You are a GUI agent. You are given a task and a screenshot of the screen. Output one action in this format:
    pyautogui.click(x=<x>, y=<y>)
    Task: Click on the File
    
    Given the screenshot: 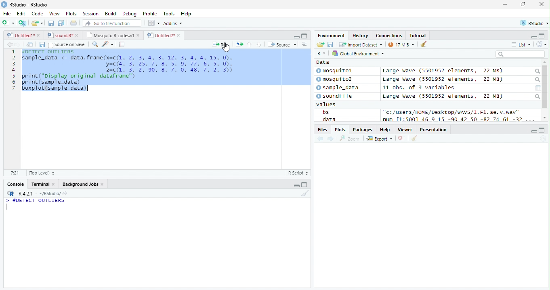 What is the action you would take?
    pyautogui.click(x=7, y=14)
    